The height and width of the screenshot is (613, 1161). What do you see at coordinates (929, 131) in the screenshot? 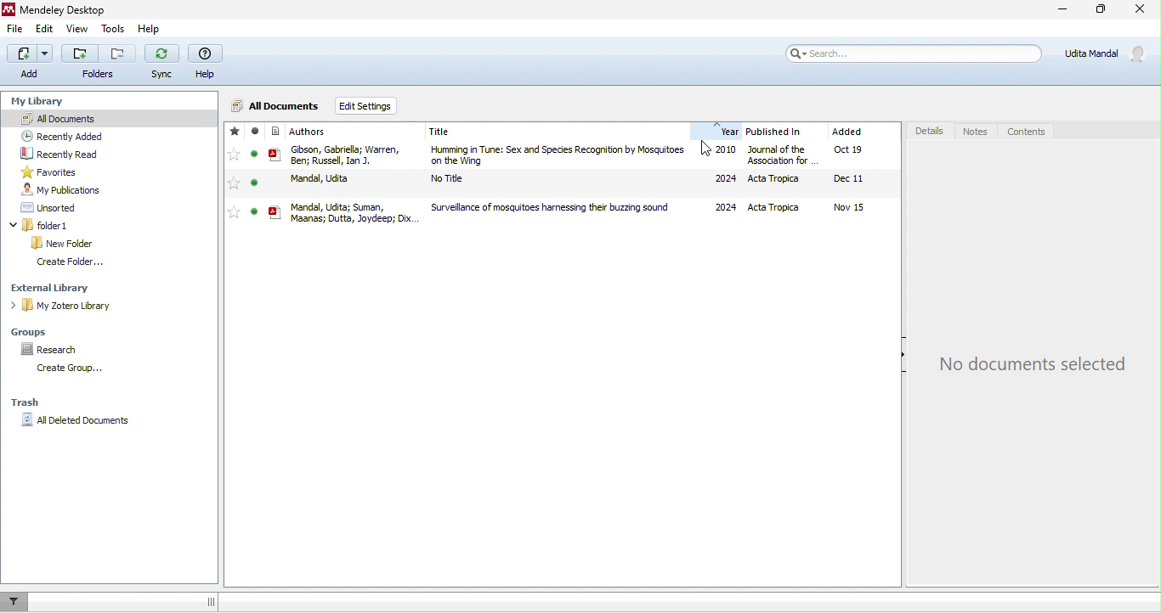
I see `details ` at bounding box center [929, 131].